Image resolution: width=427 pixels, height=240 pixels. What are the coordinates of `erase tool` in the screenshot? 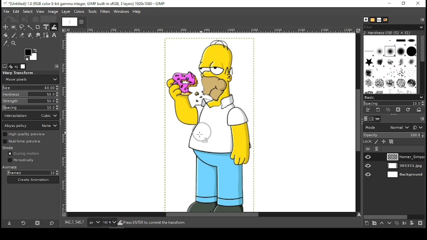 It's located at (23, 34).